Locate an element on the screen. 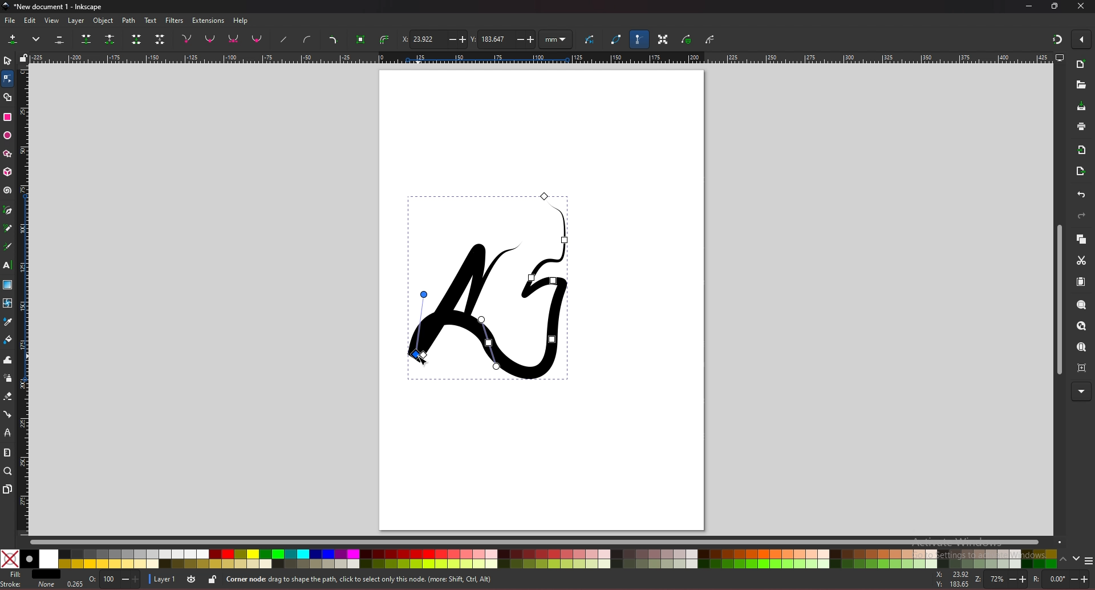 This screenshot has height=590, width=1095. add node is located at coordinates (15, 38).